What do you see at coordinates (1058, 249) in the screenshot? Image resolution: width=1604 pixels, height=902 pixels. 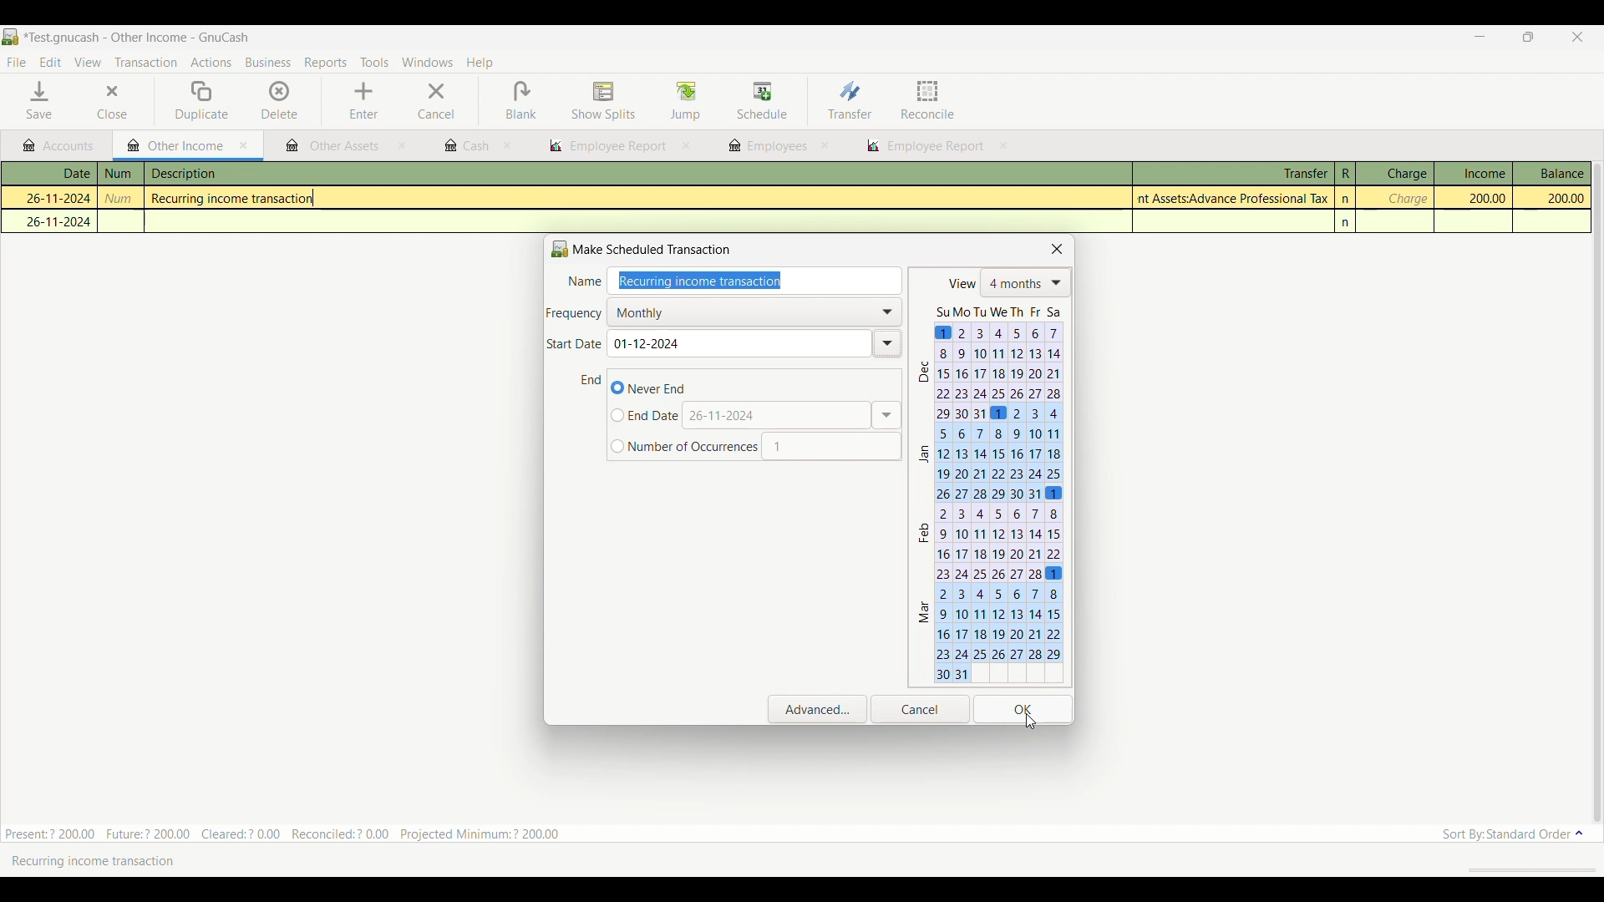 I see `Close scheduled ` at bounding box center [1058, 249].